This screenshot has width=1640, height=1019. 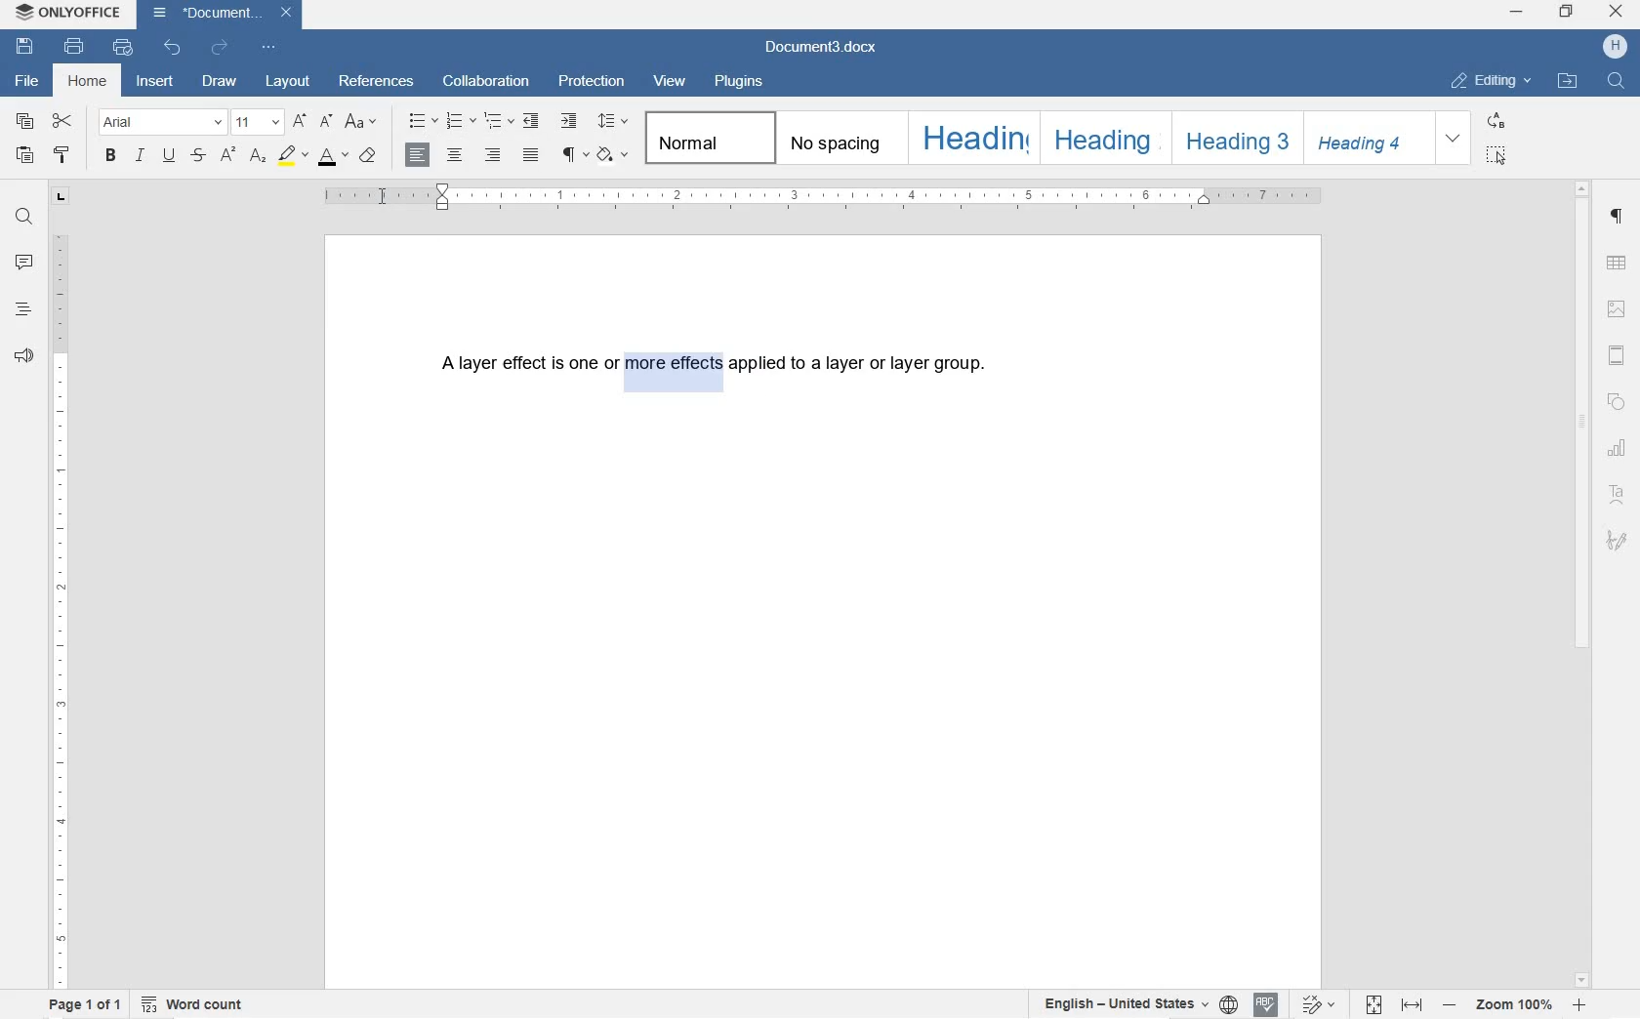 What do you see at coordinates (531, 122) in the screenshot?
I see `DECREASE INDENT` at bounding box center [531, 122].